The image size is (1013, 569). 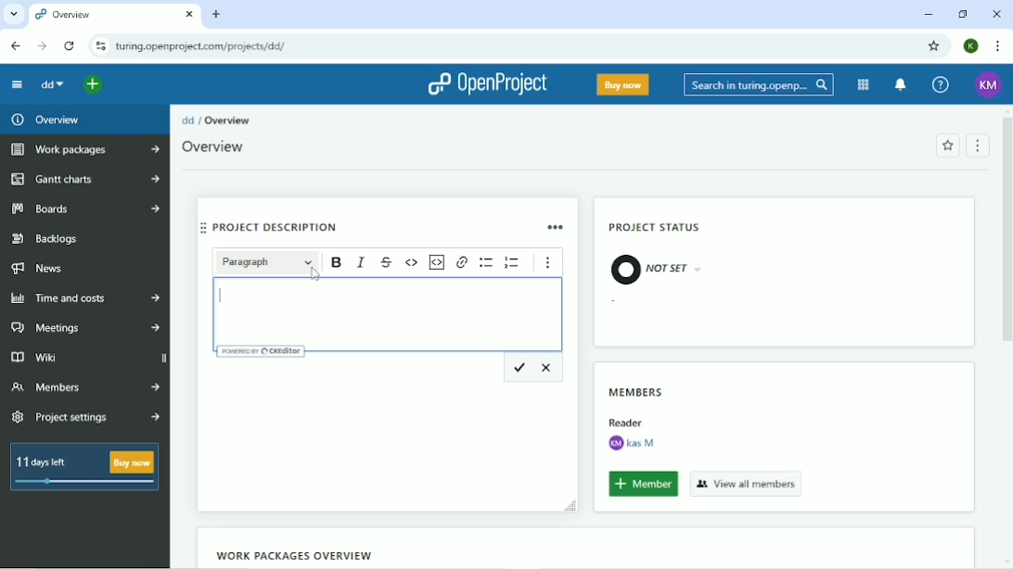 What do you see at coordinates (656, 268) in the screenshot?
I see `not set` at bounding box center [656, 268].